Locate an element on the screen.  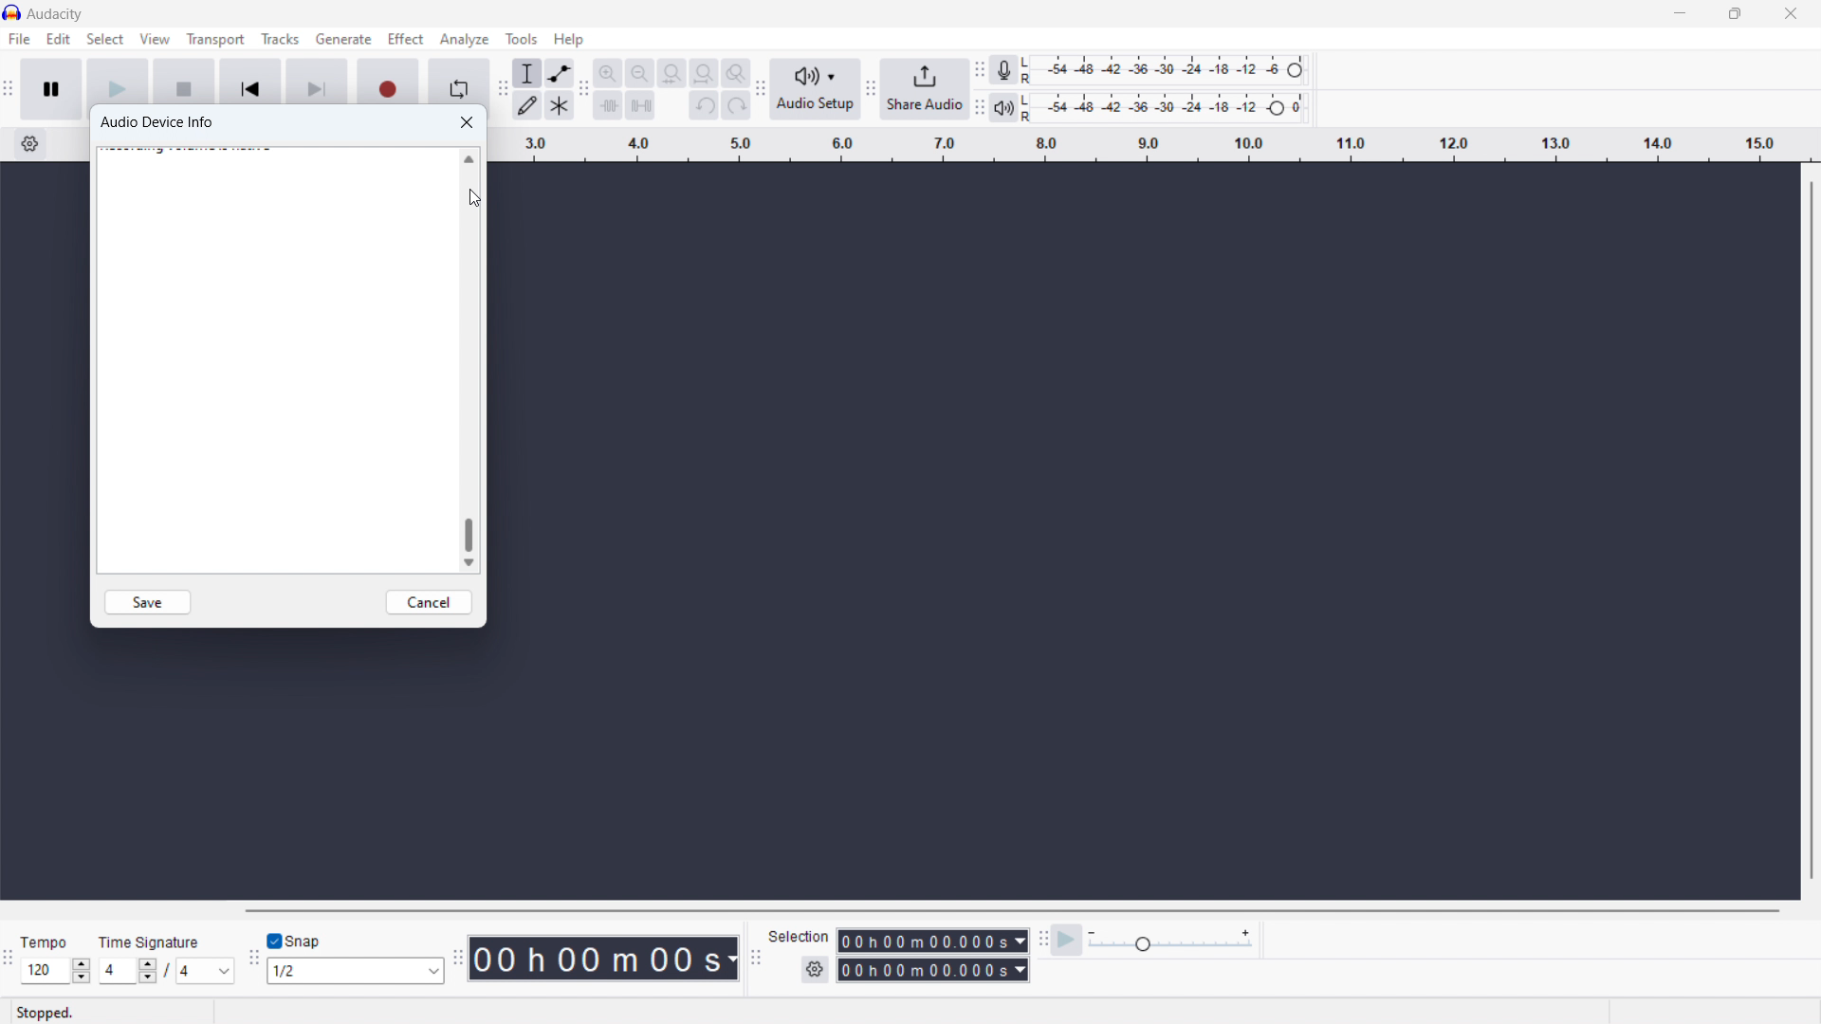
select snapping is located at coordinates (356, 971).